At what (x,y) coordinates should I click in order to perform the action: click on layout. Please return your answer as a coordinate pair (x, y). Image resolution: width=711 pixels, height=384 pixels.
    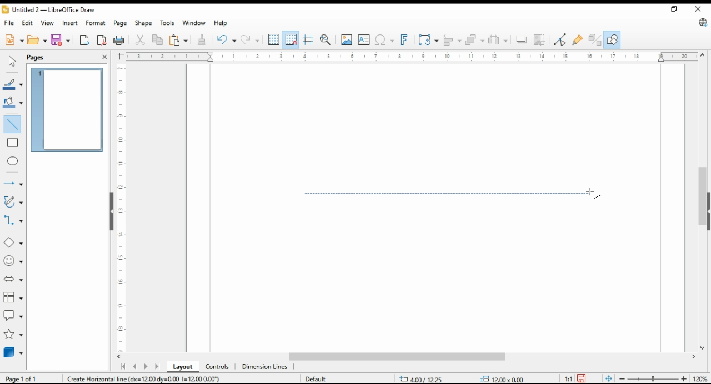
    Looking at the image, I should click on (183, 367).